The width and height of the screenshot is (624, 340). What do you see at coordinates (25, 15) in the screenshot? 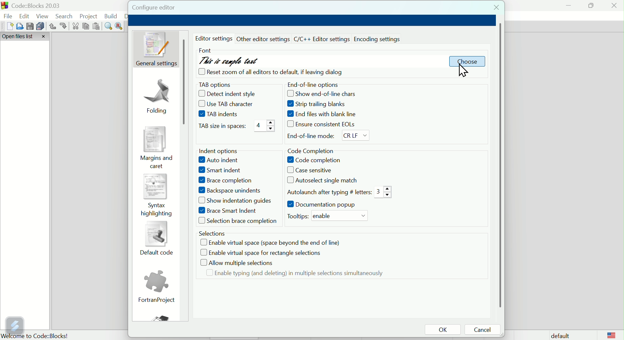
I see `Edit` at bounding box center [25, 15].